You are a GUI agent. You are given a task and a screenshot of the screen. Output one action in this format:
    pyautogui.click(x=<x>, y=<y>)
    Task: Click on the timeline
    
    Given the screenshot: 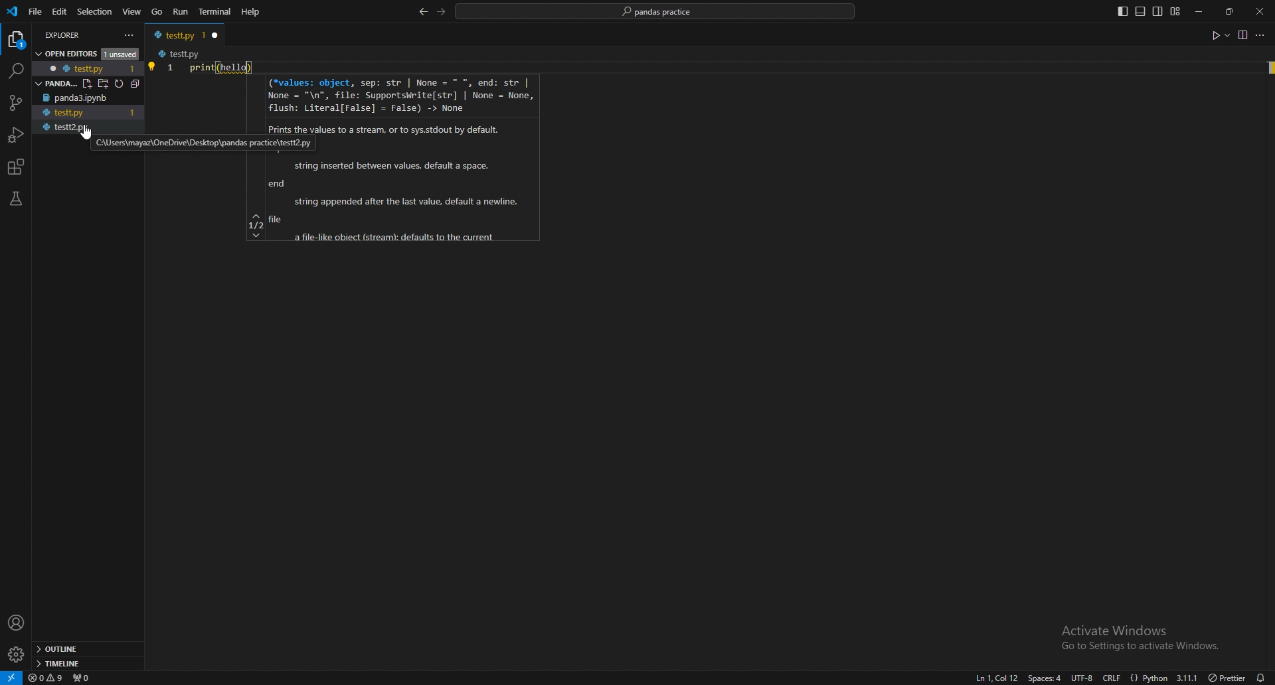 What is the action you would take?
    pyautogui.click(x=86, y=662)
    